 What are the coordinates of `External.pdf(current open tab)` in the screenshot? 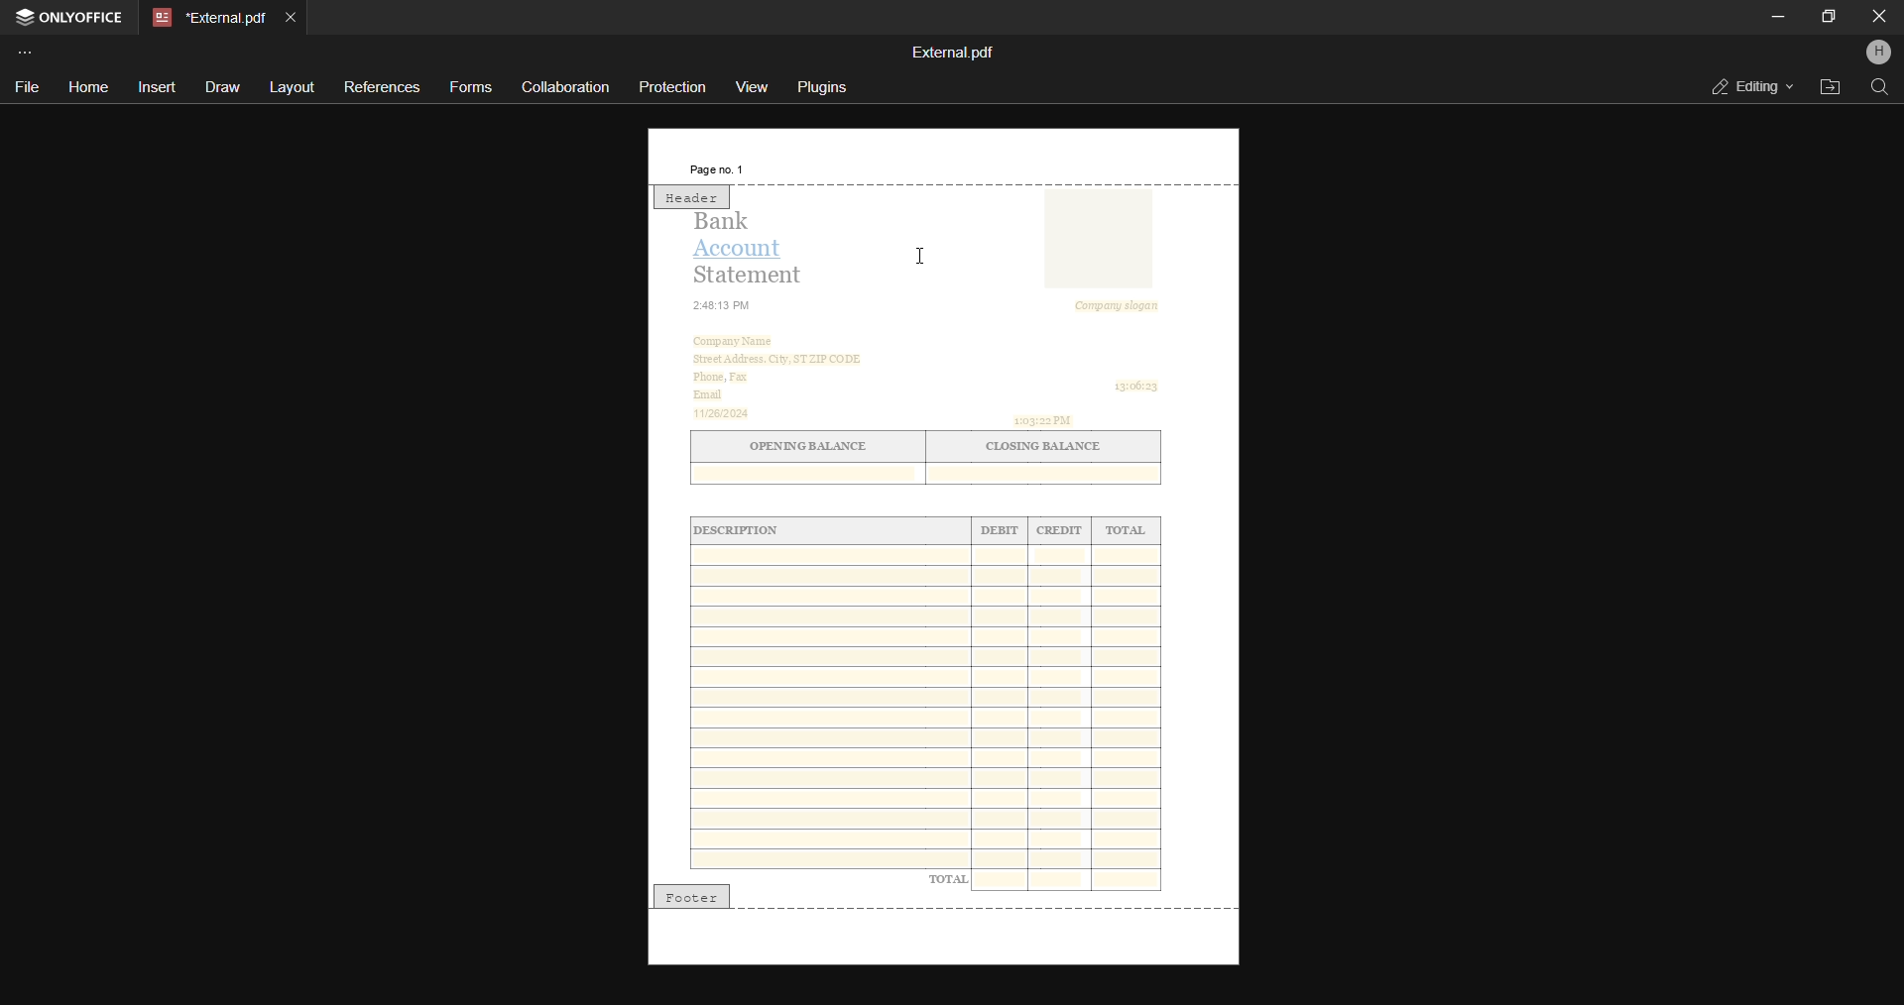 It's located at (206, 18).